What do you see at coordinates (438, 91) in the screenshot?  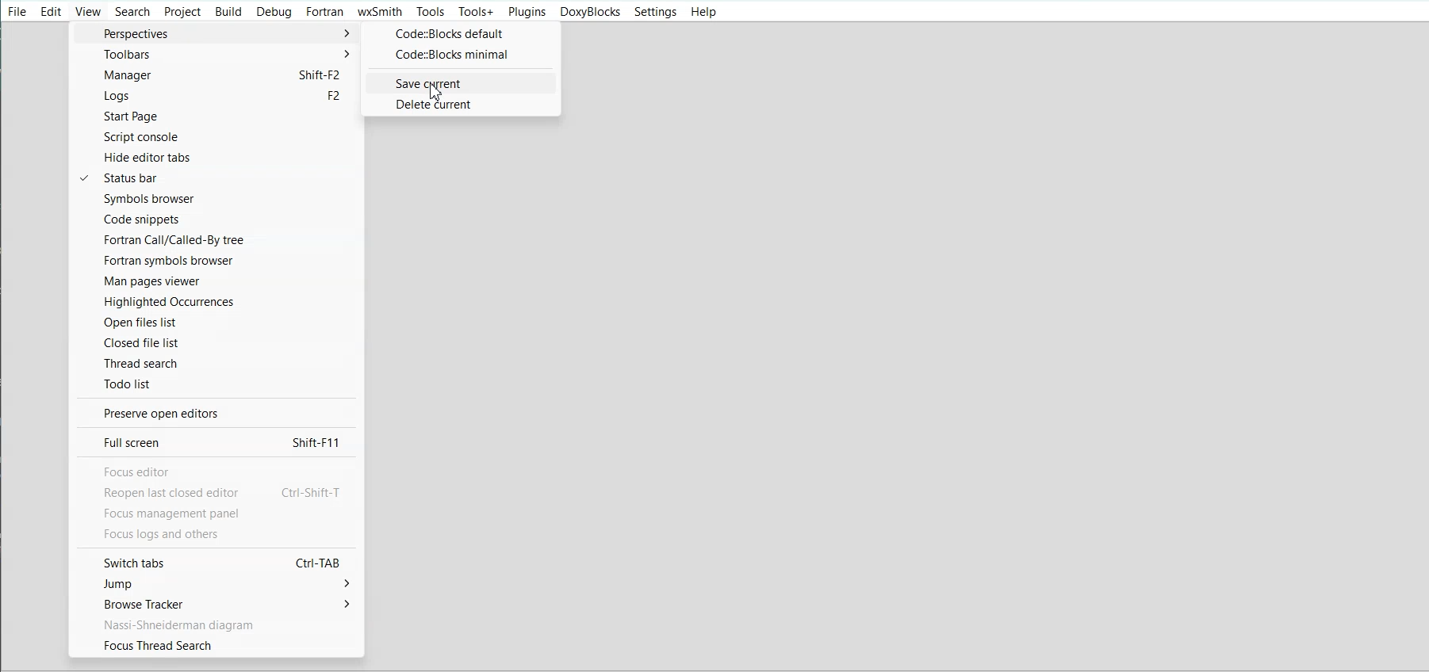 I see `Cursor` at bounding box center [438, 91].